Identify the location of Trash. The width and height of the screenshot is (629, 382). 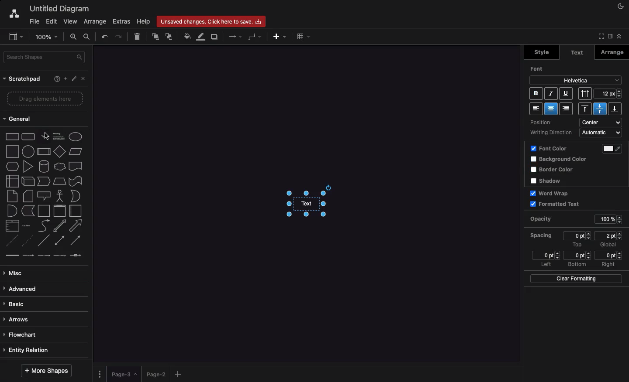
(138, 37).